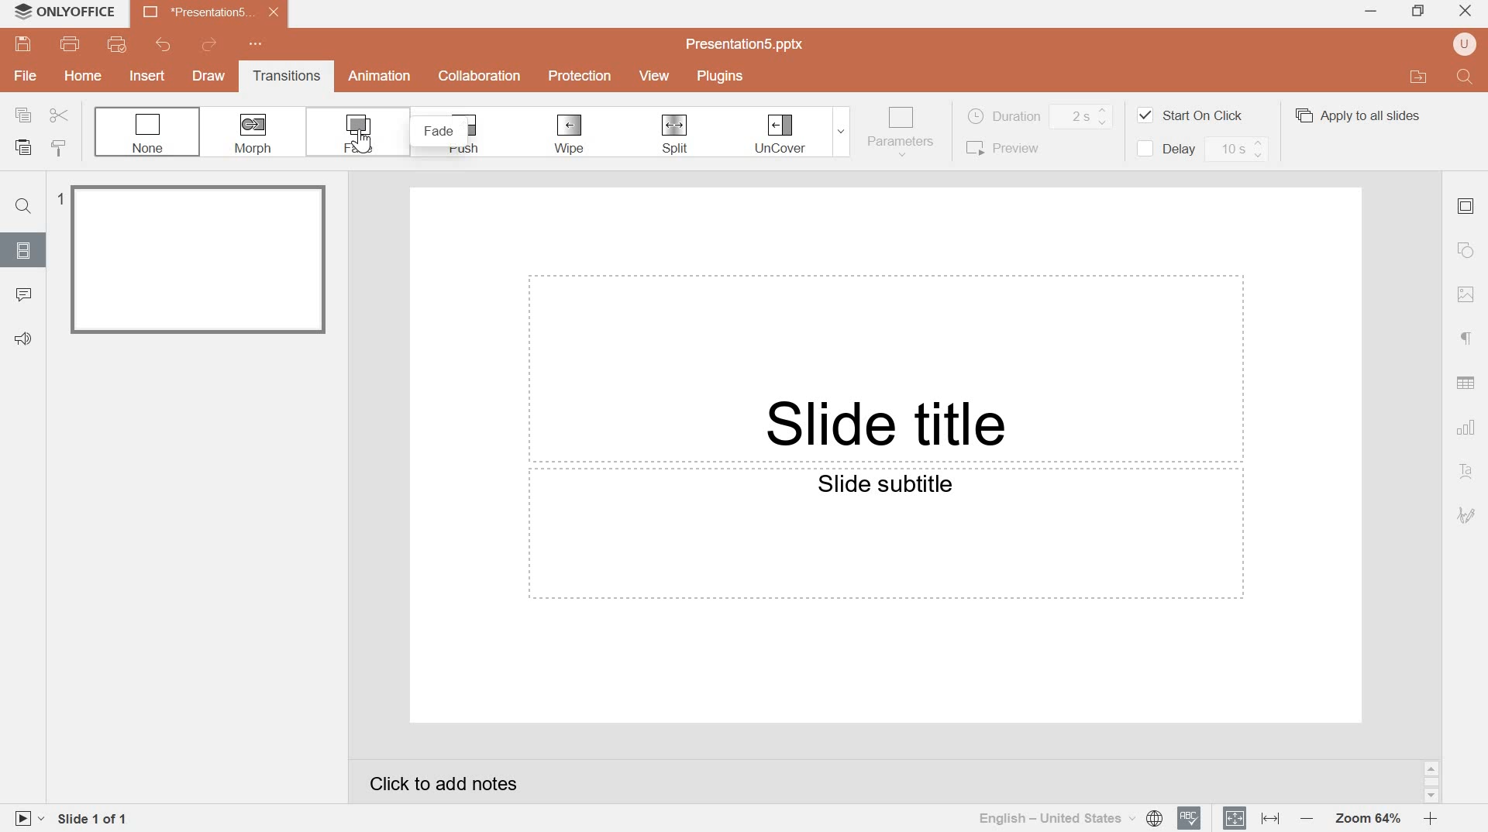 This screenshot has height=832, width=1488. What do you see at coordinates (746, 43) in the screenshot?
I see `Presentation5.pptx` at bounding box center [746, 43].